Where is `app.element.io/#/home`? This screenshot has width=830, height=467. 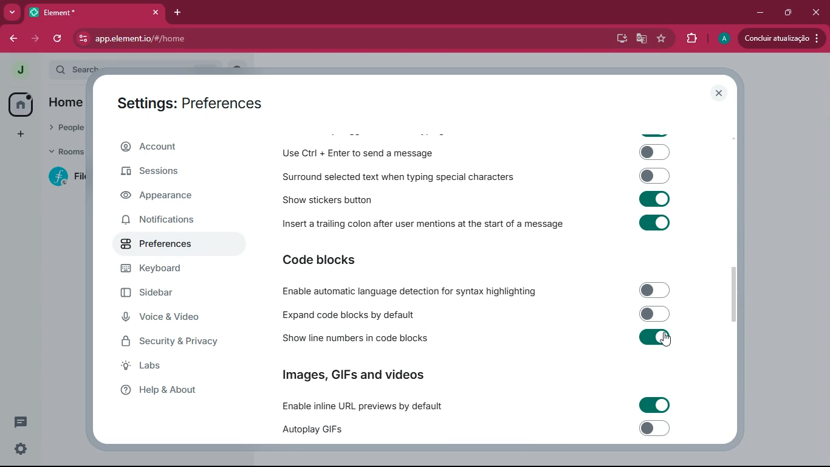 app.element.io/#/home is located at coordinates (196, 38).